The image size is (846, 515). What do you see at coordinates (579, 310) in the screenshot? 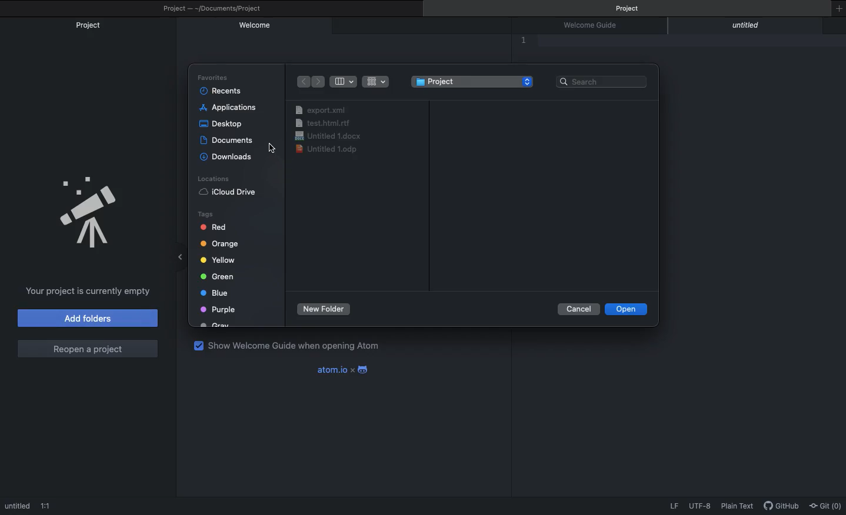
I see `Cancel ` at bounding box center [579, 310].